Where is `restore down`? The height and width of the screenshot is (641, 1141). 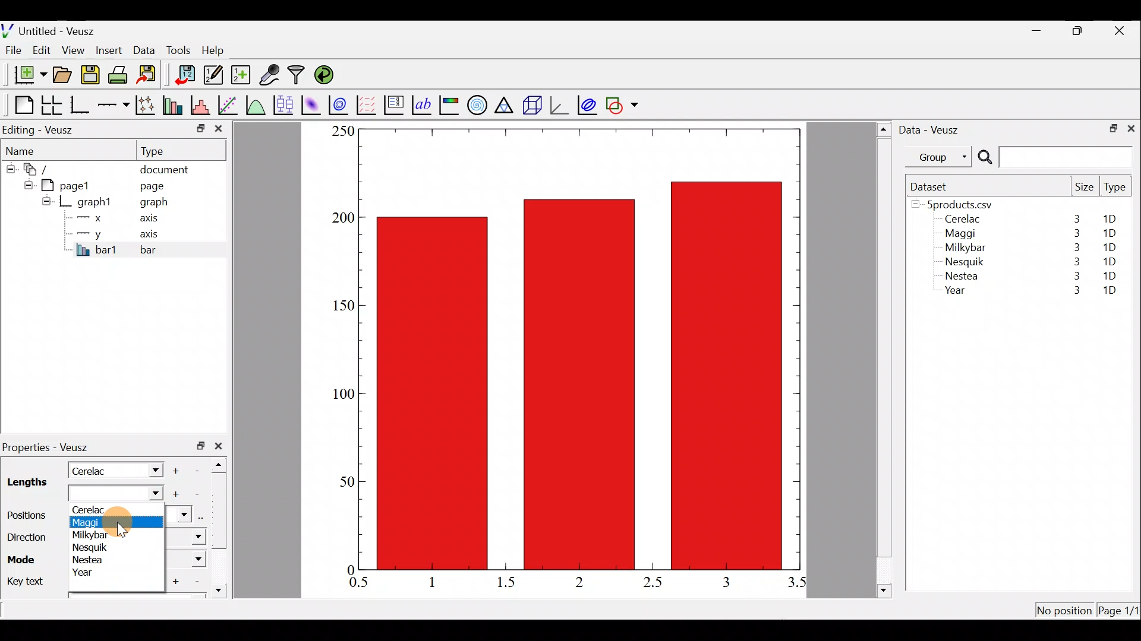 restore down is located at coordinates (201, 446).